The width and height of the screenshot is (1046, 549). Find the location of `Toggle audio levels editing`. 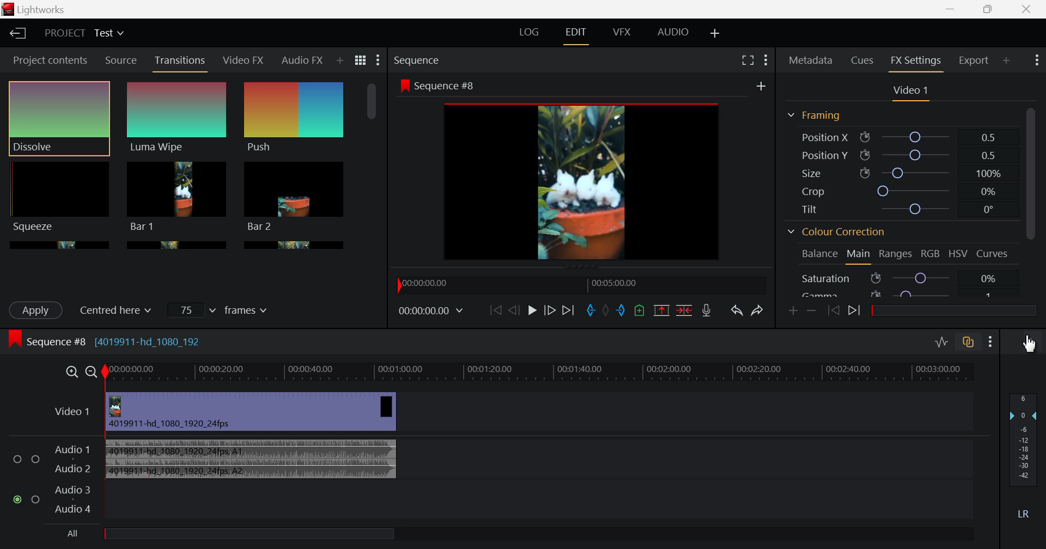

Toggle audio levels editing is located at coordinates (941, 344).